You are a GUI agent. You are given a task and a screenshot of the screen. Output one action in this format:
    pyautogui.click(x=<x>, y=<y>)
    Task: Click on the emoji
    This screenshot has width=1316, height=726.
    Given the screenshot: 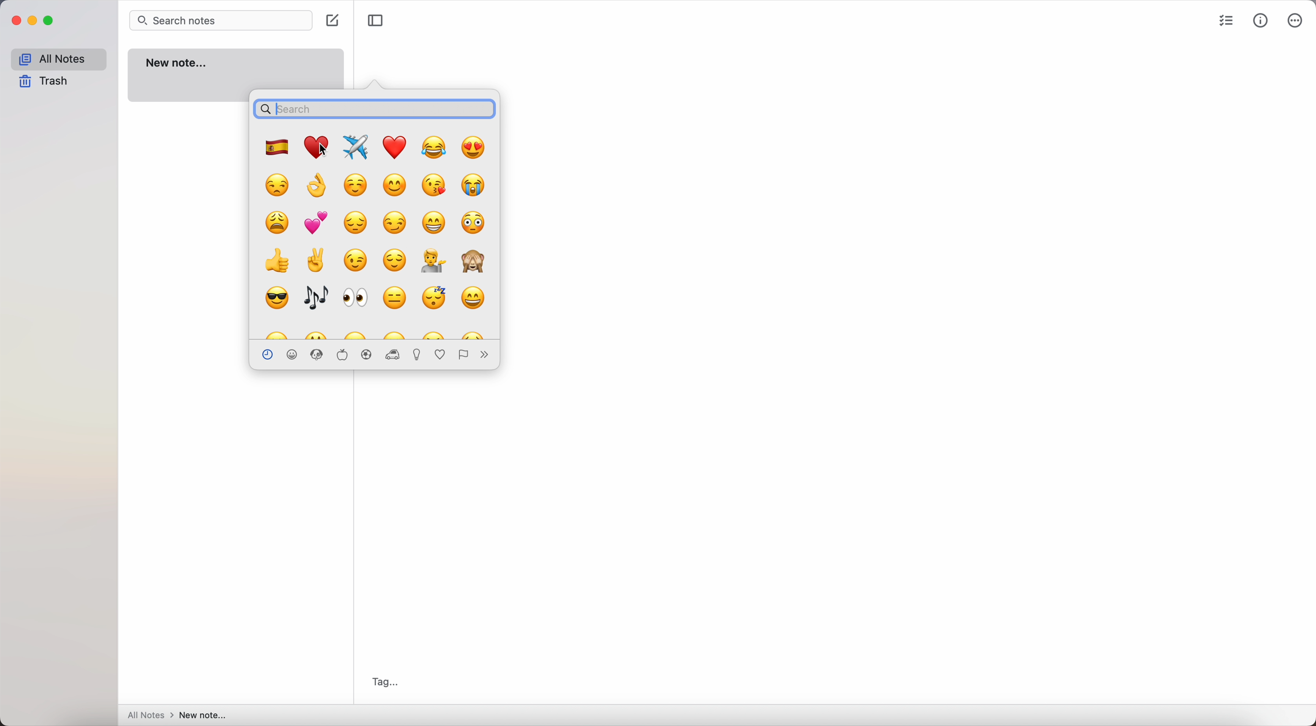 What is the action you would take?
    pyautogui.click(x=278, y=185)
    